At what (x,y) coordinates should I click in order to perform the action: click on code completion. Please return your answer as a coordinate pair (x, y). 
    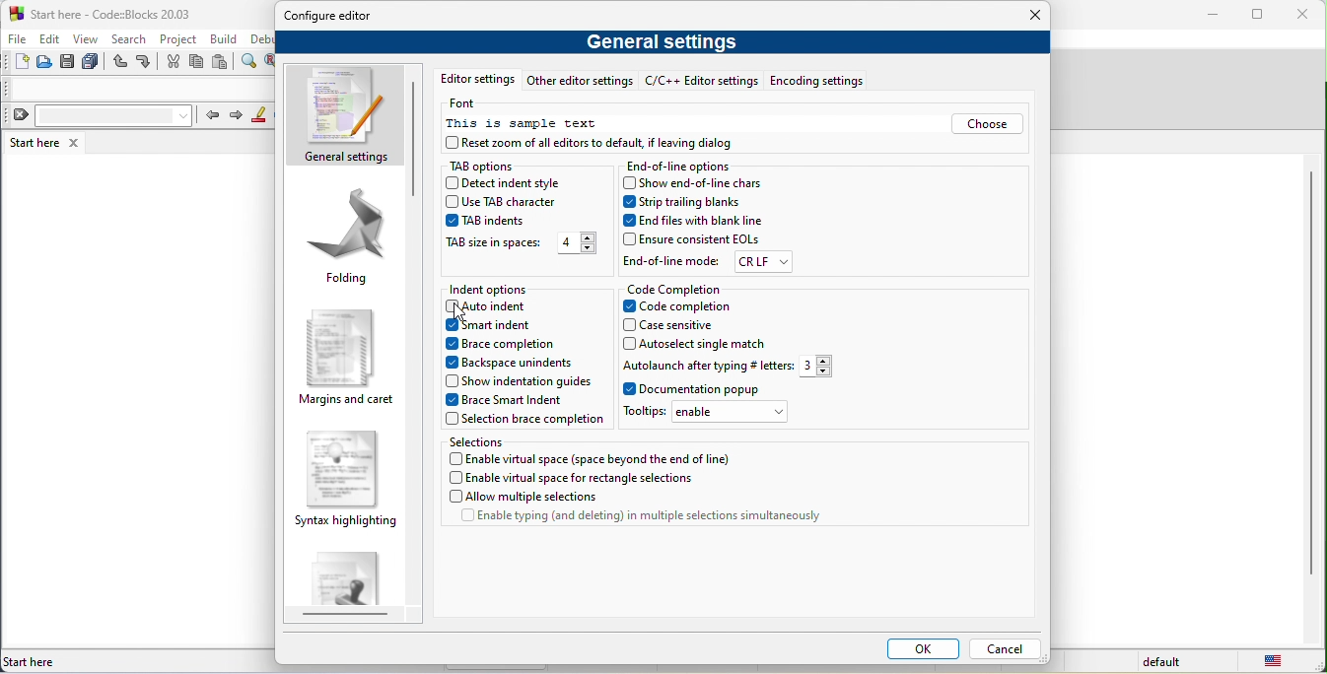
    Looking at the image, I should click on (678, 309).